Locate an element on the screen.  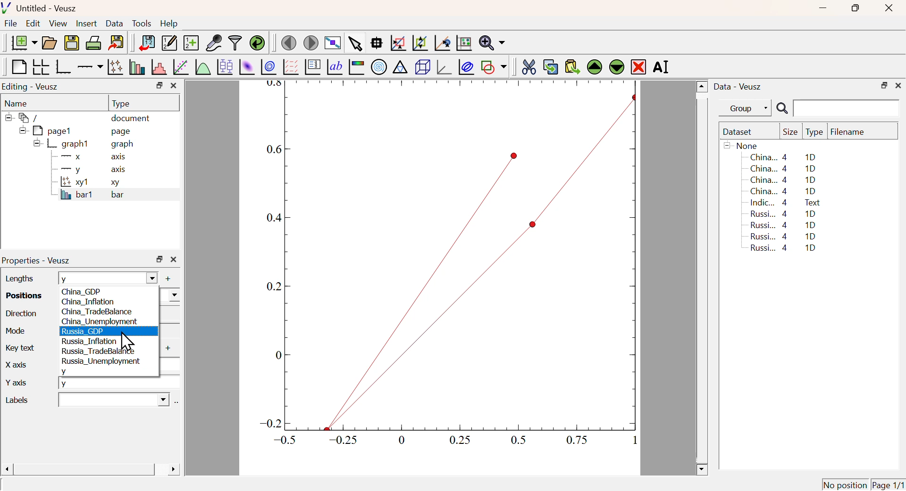
Text Label is located at coordinates (335, 67).